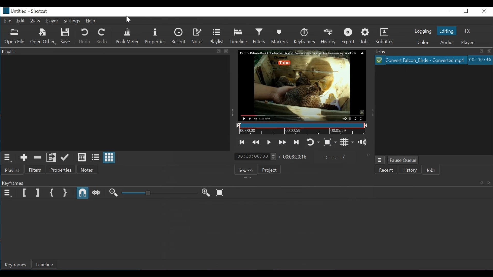 The image size is (493, 277). What do you see at coordinates (179, 36) in the screenshot?
I see `Recent` at bounding box center [179, 36].